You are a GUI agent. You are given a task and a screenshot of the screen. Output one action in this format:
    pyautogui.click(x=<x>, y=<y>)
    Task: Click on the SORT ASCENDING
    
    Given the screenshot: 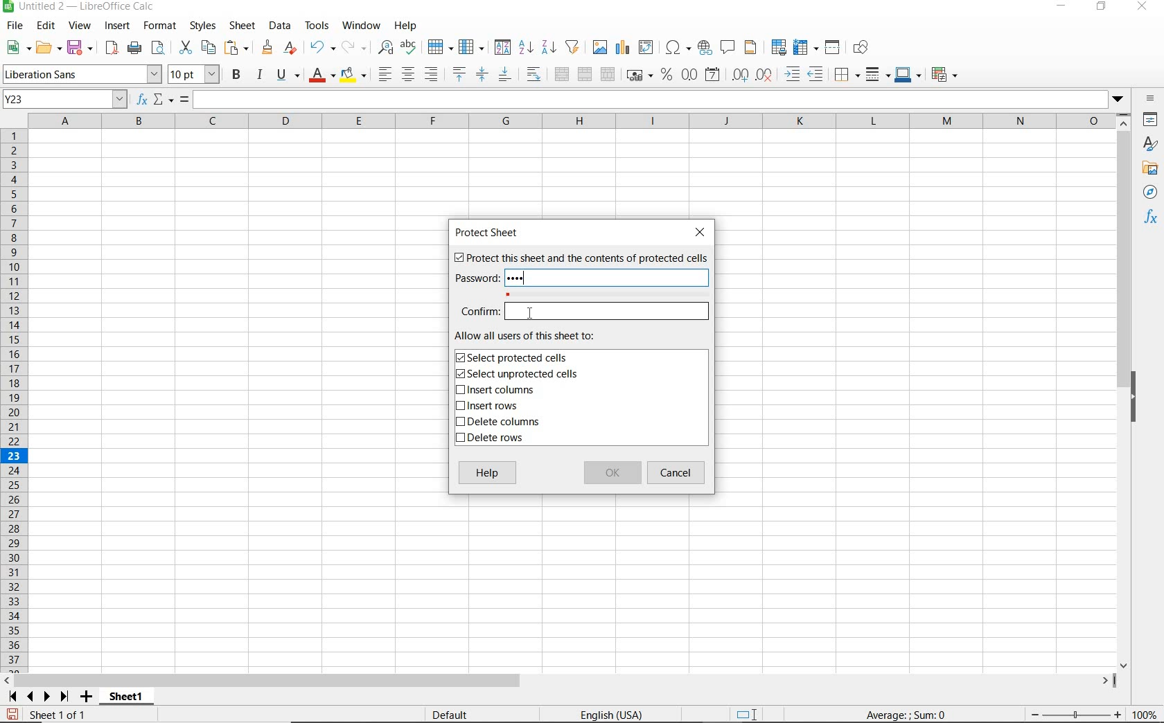 What is the action you would take?
    pyautogui.click(x=527, y=48)
    